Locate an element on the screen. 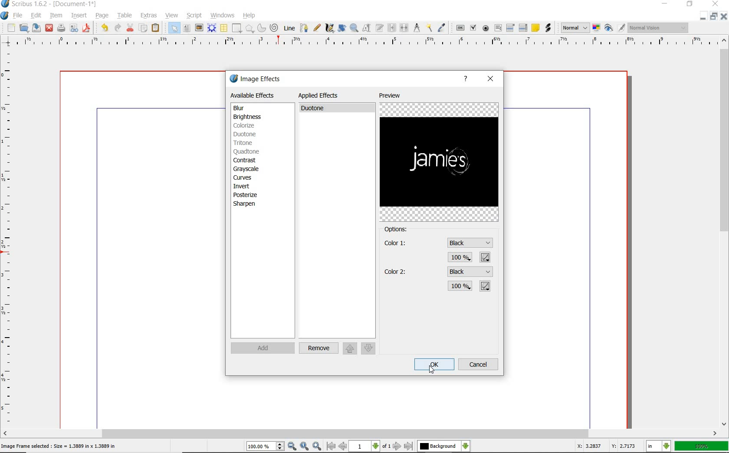  RESTORE is located at coordinates (690, 4).